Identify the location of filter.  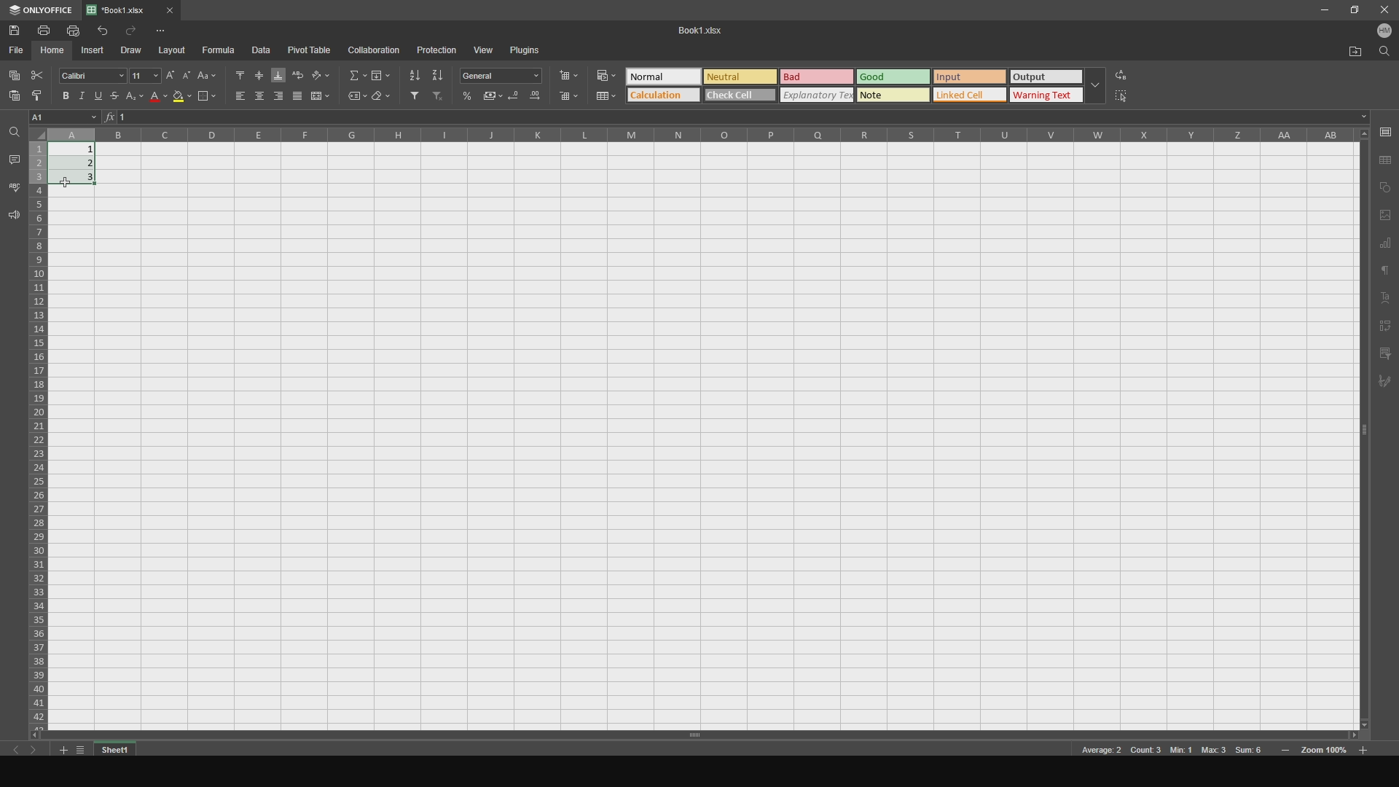
(412, 97).